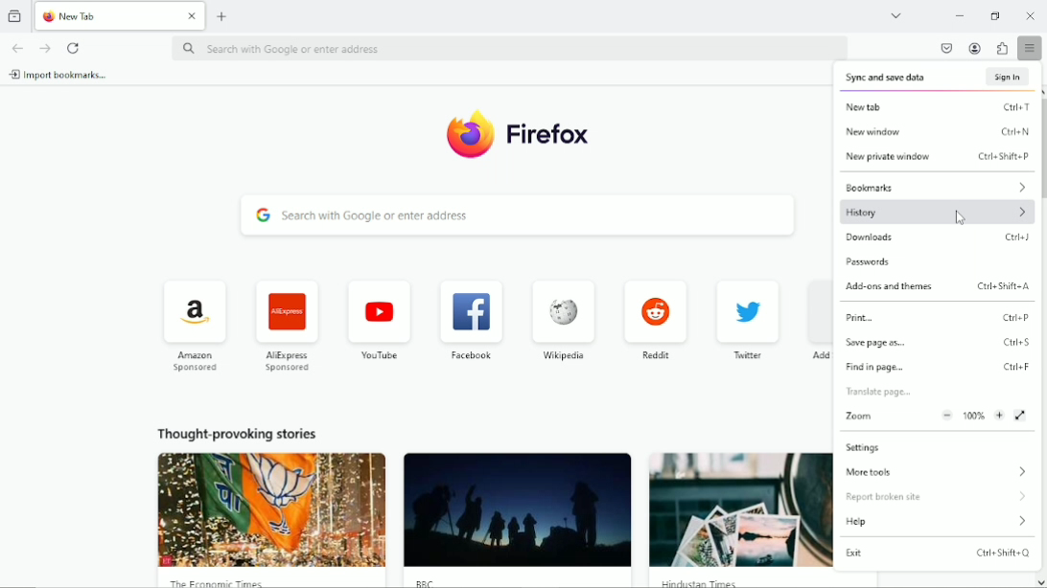  Describe the element at coordinates (44, 48) in the screenshot. I see `Go forward` at that location.